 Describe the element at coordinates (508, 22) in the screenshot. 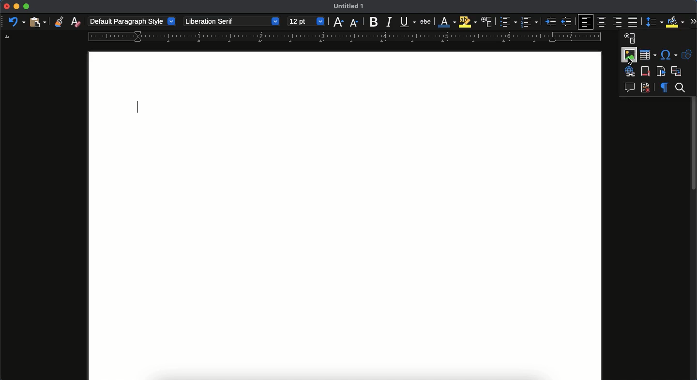

I see `bullet` at that location.